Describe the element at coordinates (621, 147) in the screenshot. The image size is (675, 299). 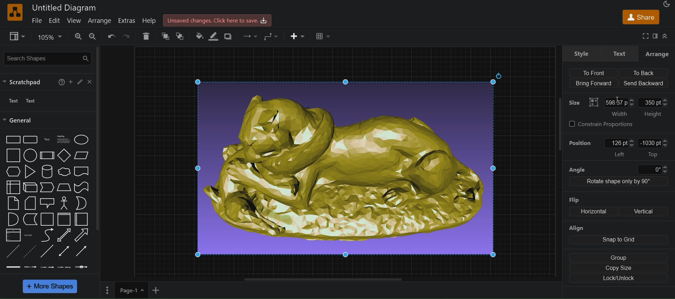
I see `position: left: 126 pt` at that location.